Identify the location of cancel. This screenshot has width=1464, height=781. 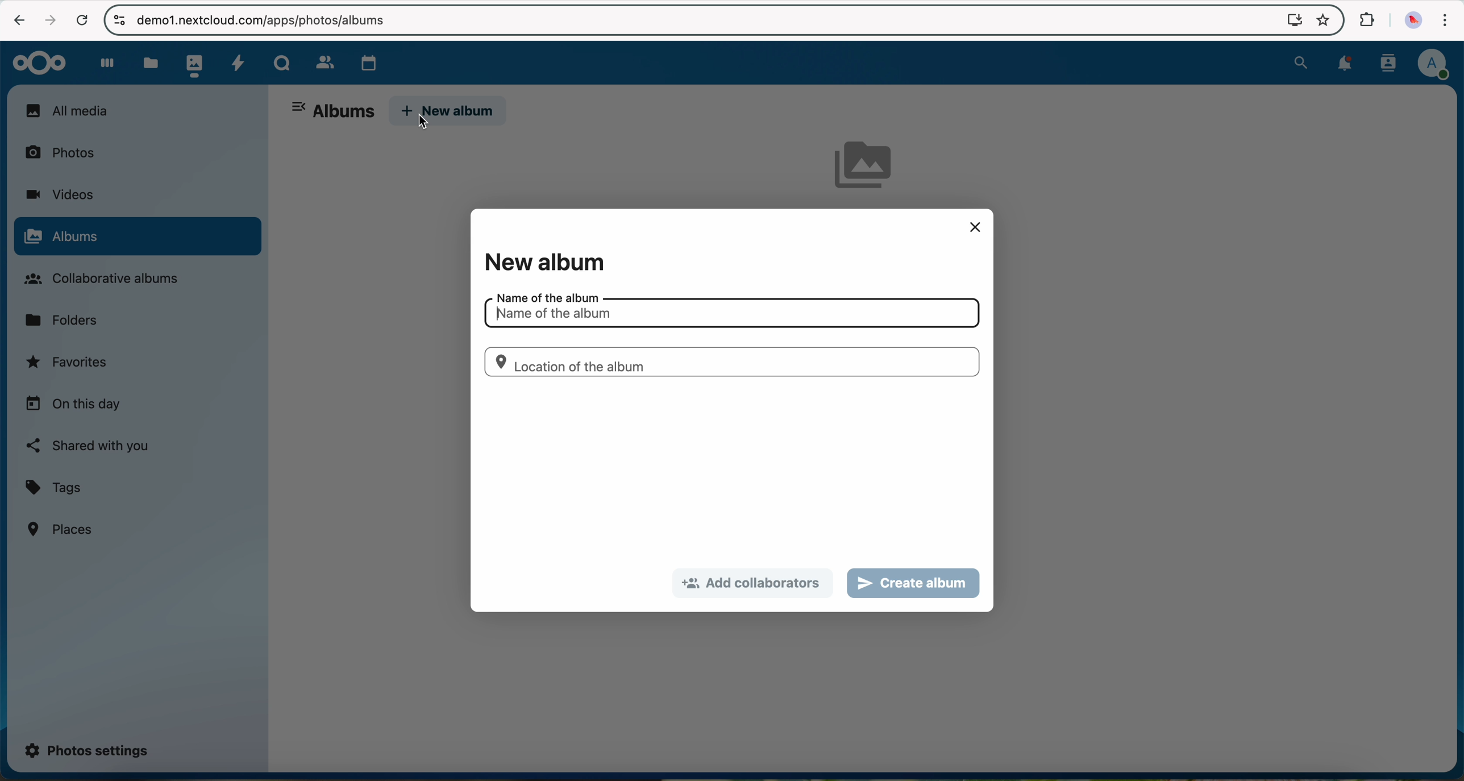
(82, 21).